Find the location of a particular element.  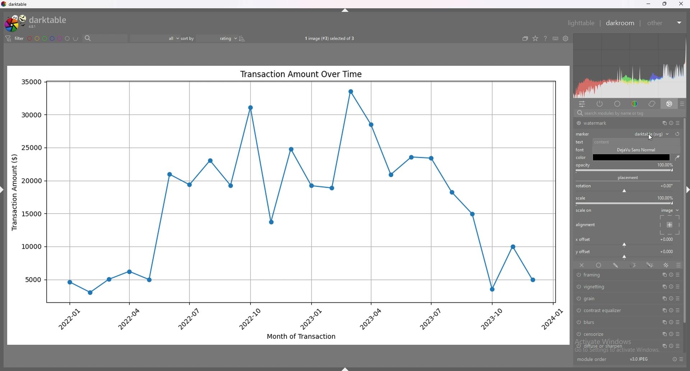

photo is located at coordinates (290, 205).